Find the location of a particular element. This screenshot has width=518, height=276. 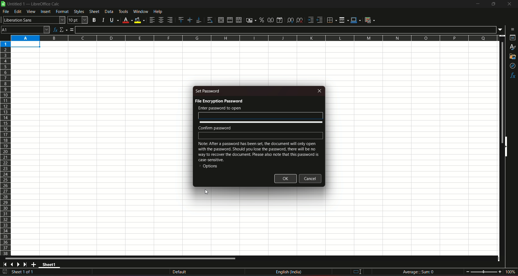

previous sheet is located at coordinates (12, 265).